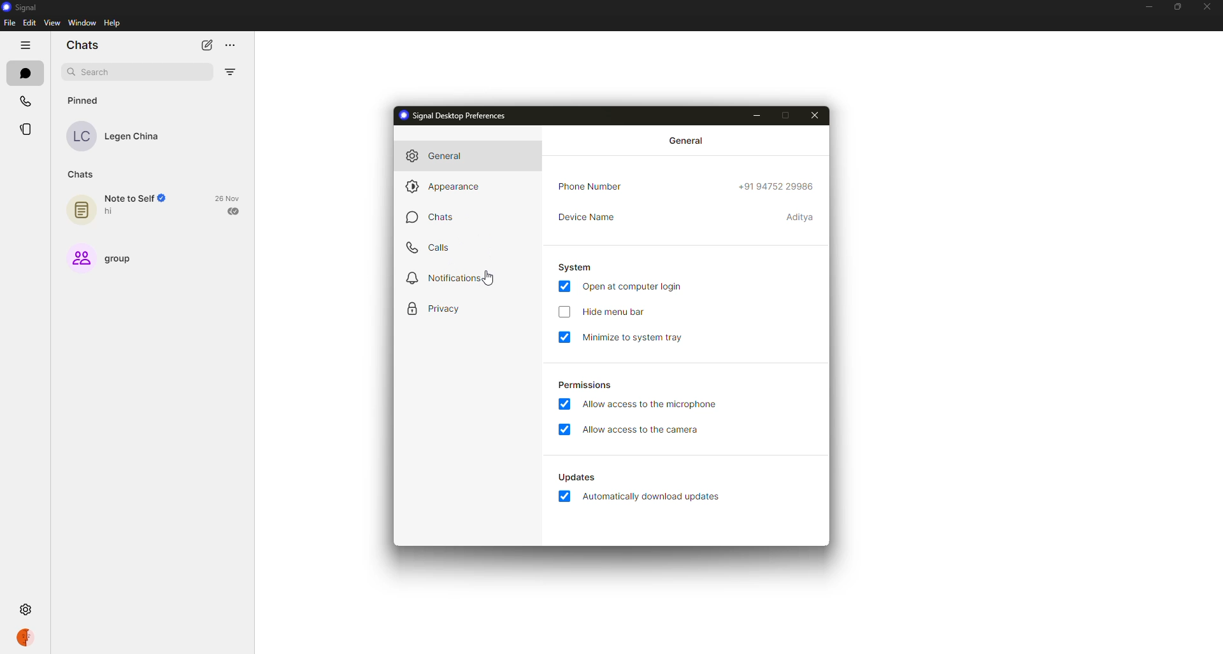 The width and height of the screenshot is (1223, 654). I want to click on allow access to camera, so click(645, 430).